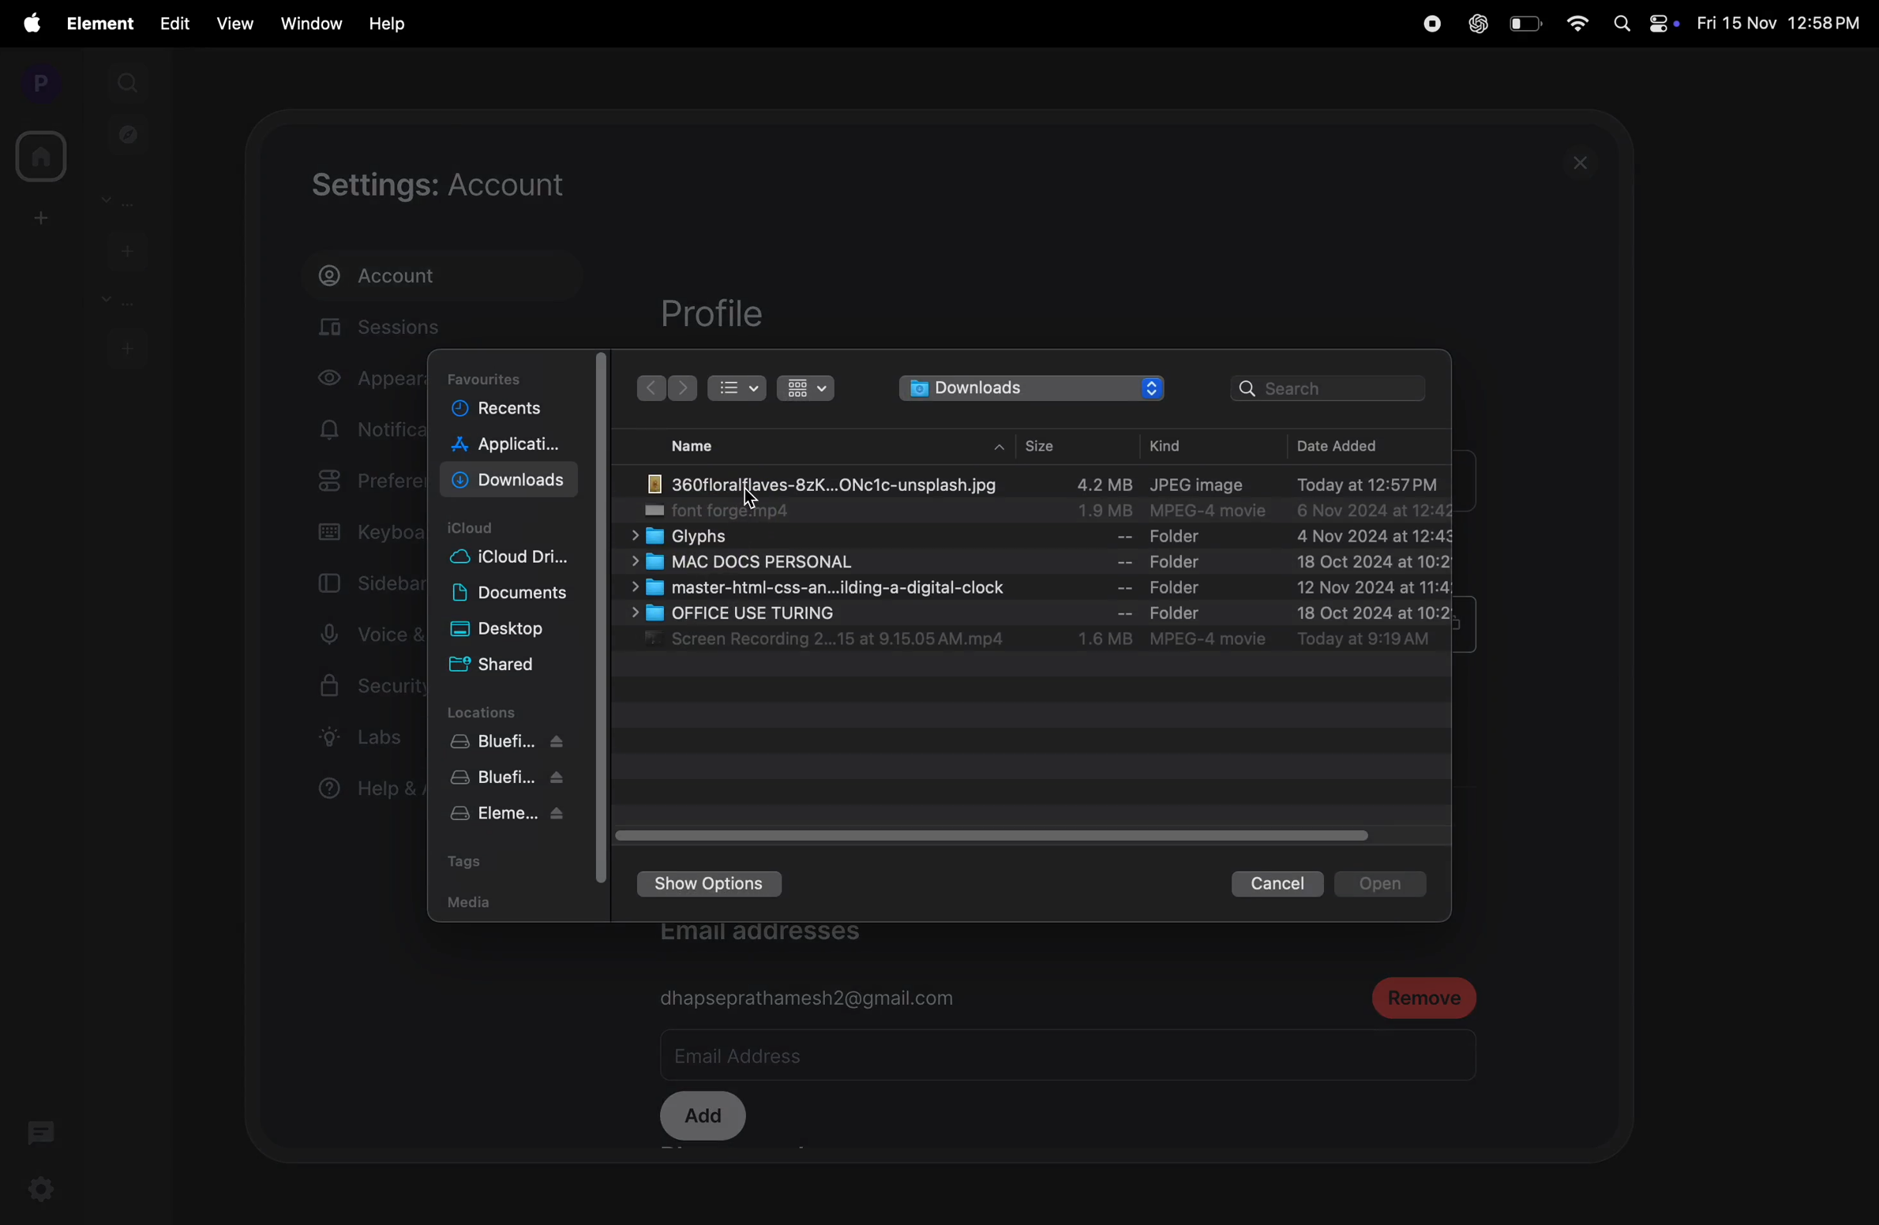  Describe the element at coordinates (115, 301) in the screenshot. I see `rooms` at that location.